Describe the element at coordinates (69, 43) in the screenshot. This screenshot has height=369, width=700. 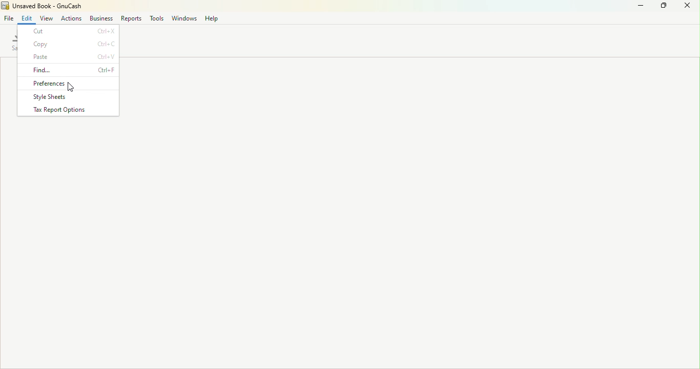
I see `Copy Ctrl+C` at that location.